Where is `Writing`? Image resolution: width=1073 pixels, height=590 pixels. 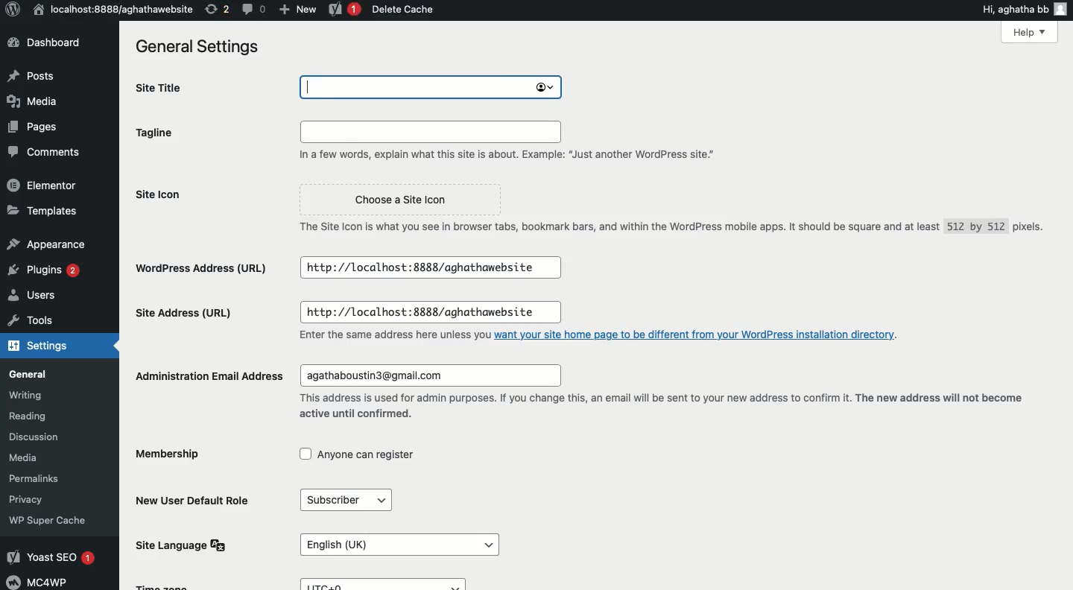
Writing is located at coordinates (25, 396).